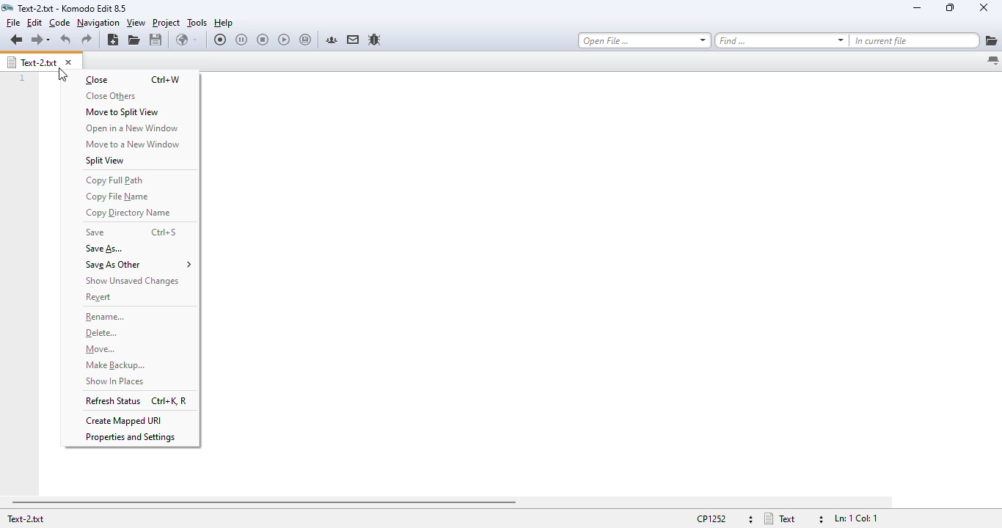 The image size is (1002, 528). Describe the element at coordinates (187, 40) in the screenshot. I see `preview buffer in browser` at that location.